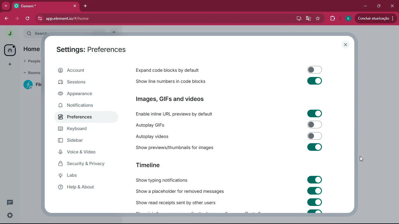  What do you see at coordinates (362, 159) in the screenshot?
I see `mouse up` at bounding box center [362, 159].